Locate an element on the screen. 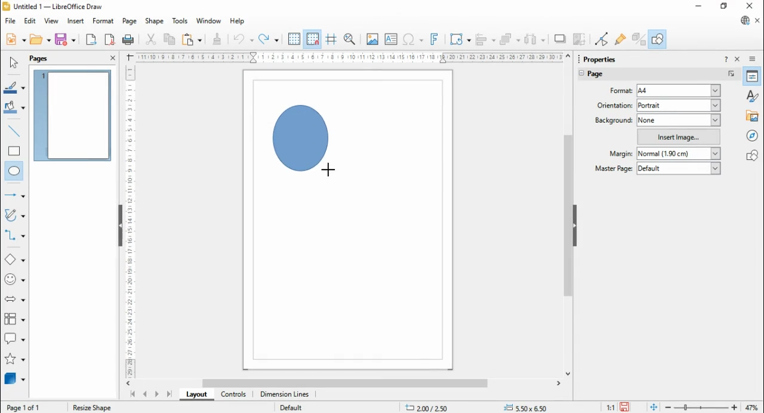 The height and width of the screenshot is (413, 764). Page 10f 1 is located at coordinates (24, 407).